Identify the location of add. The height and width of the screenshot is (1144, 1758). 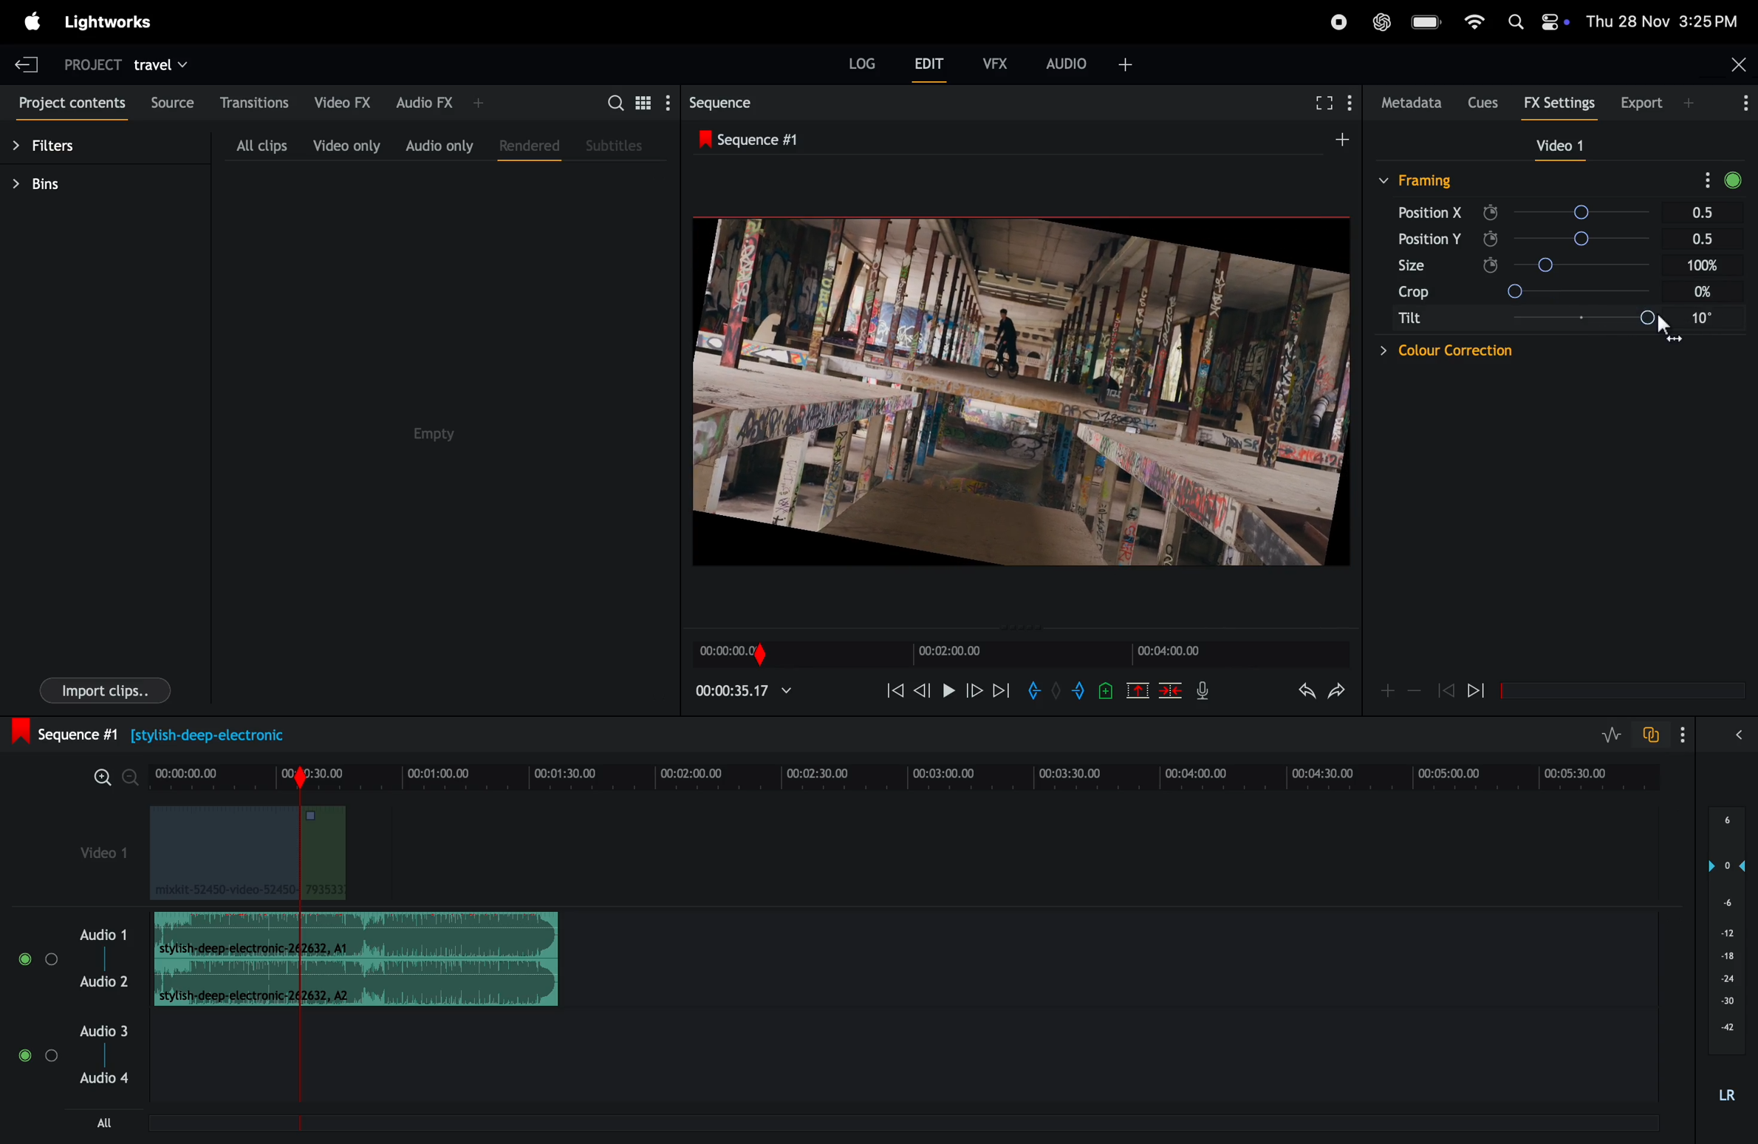
(1350, 145).